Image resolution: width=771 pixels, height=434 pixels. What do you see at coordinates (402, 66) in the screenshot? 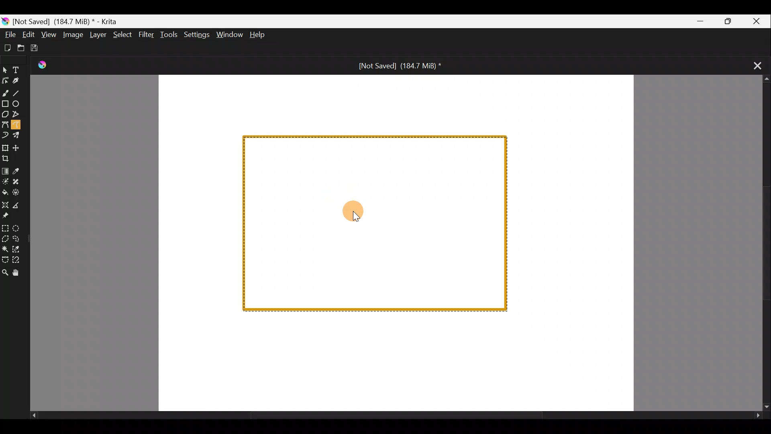
I see `[Not Saved] (184.7 MiB) *` at bounding box center [402, 66].